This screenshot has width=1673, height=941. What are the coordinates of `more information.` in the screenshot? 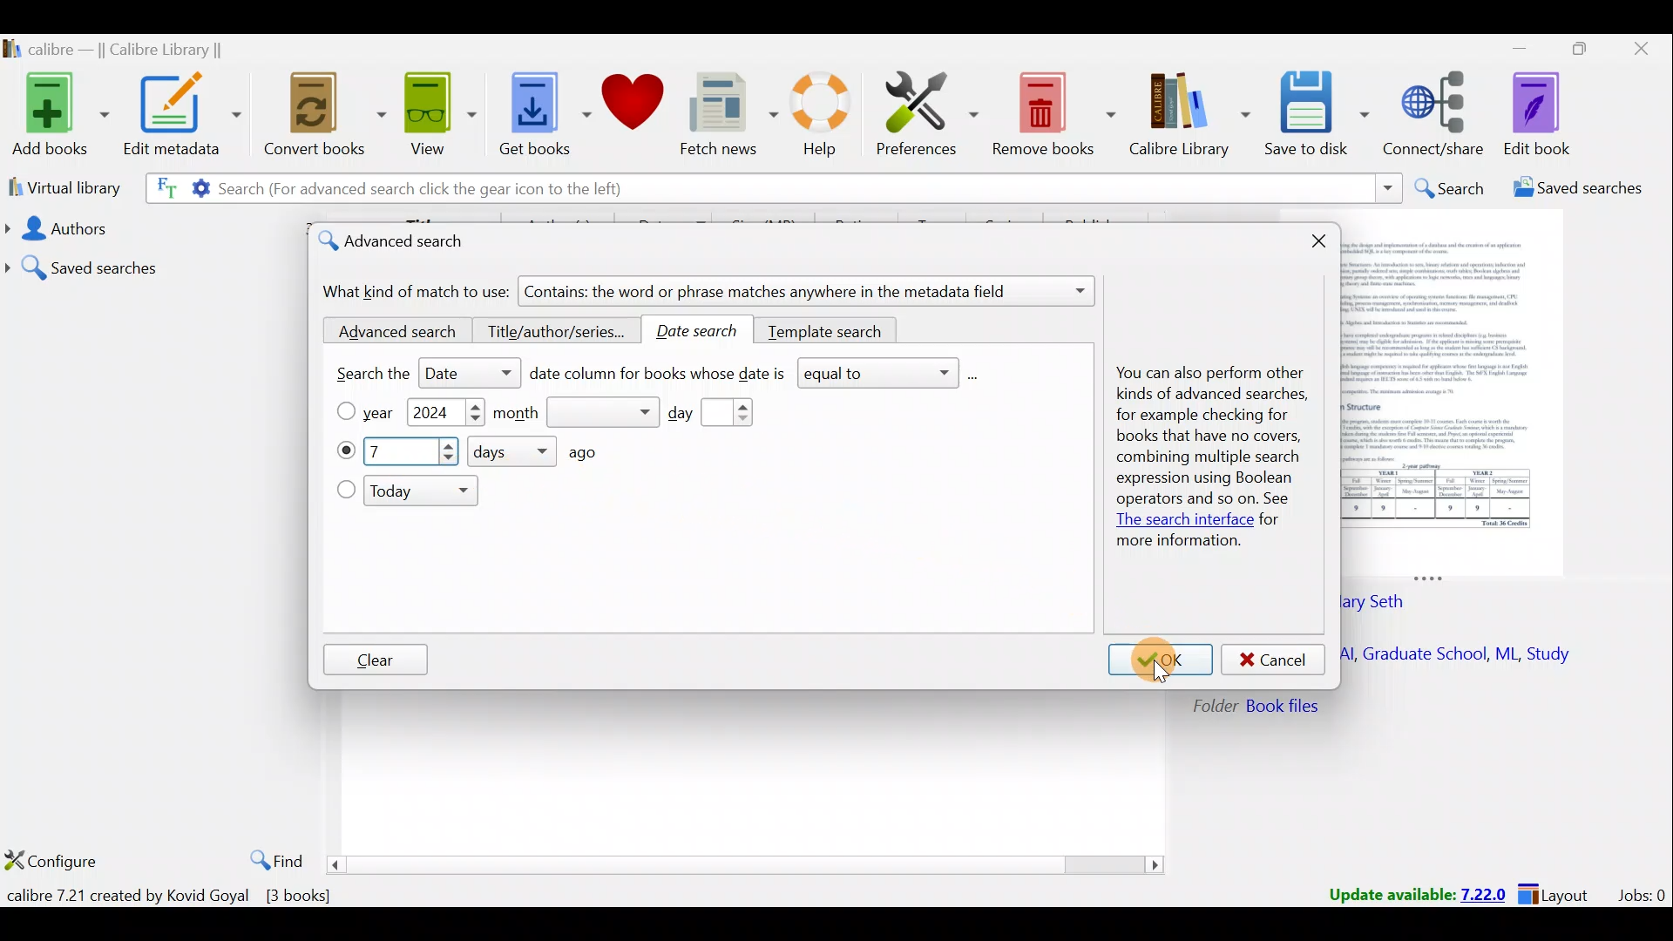 It's located at (1178, 543).